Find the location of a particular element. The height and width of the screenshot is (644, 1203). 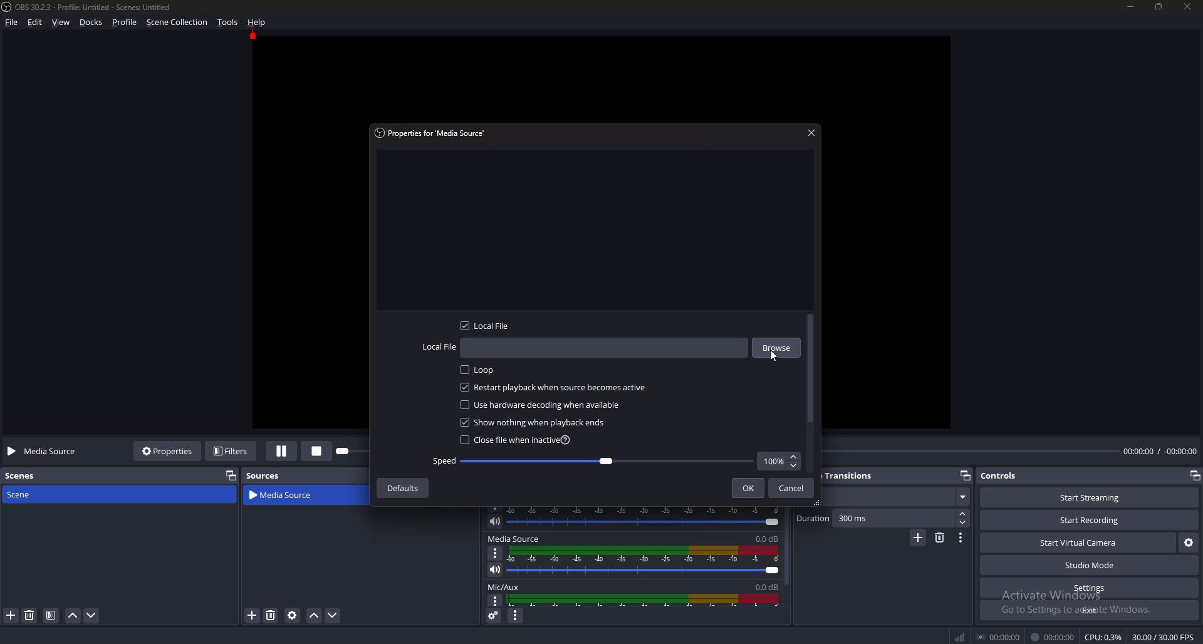

 Exit is located at coordinates (1090, 610).